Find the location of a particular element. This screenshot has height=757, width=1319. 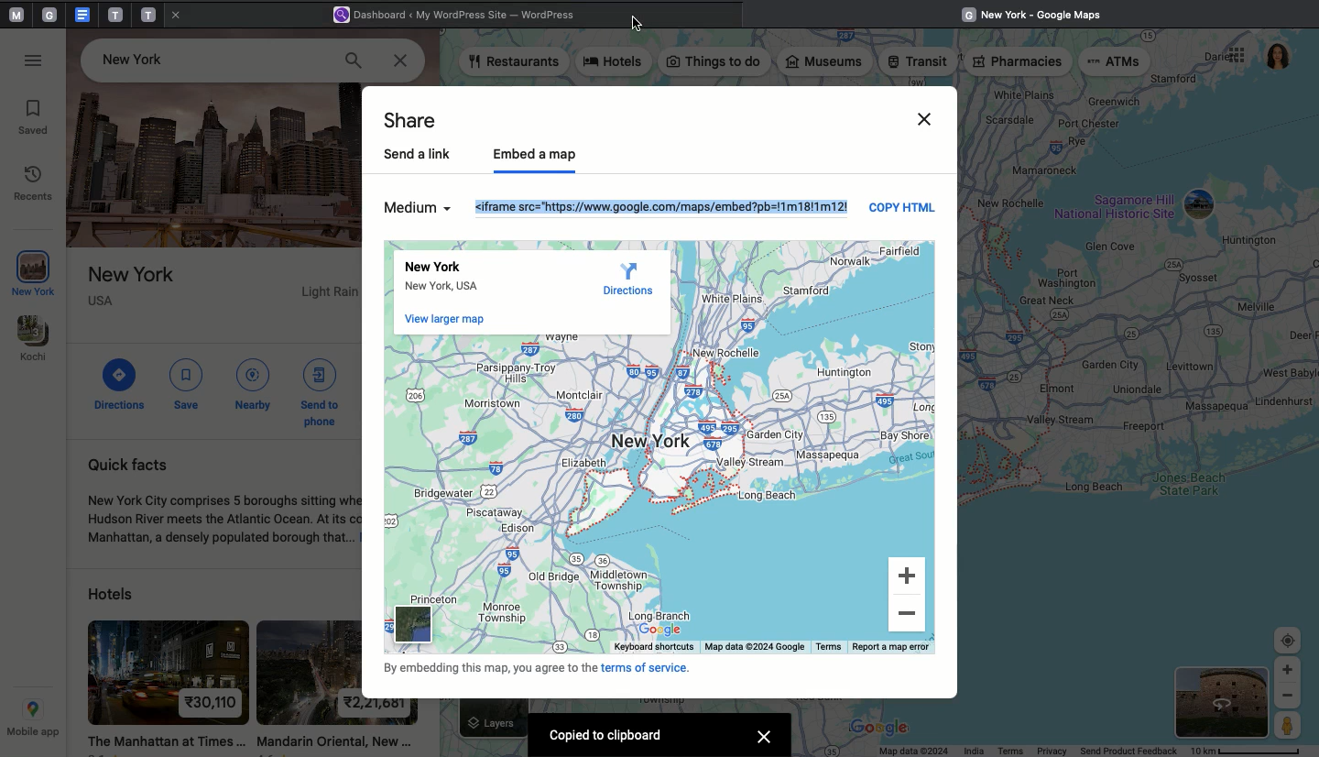

copied to clipboard is located at coordinates (613, 737).